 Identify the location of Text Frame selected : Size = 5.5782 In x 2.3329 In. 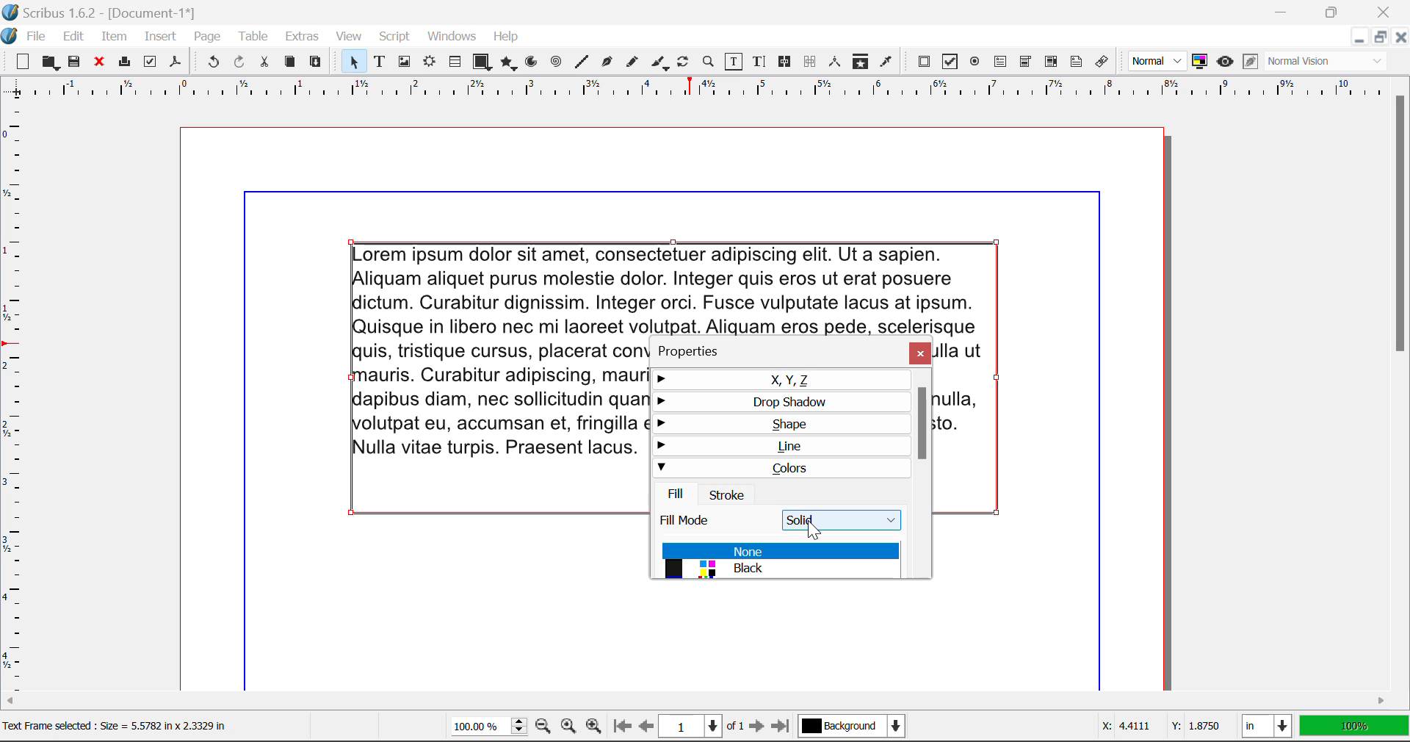
(123, 727).